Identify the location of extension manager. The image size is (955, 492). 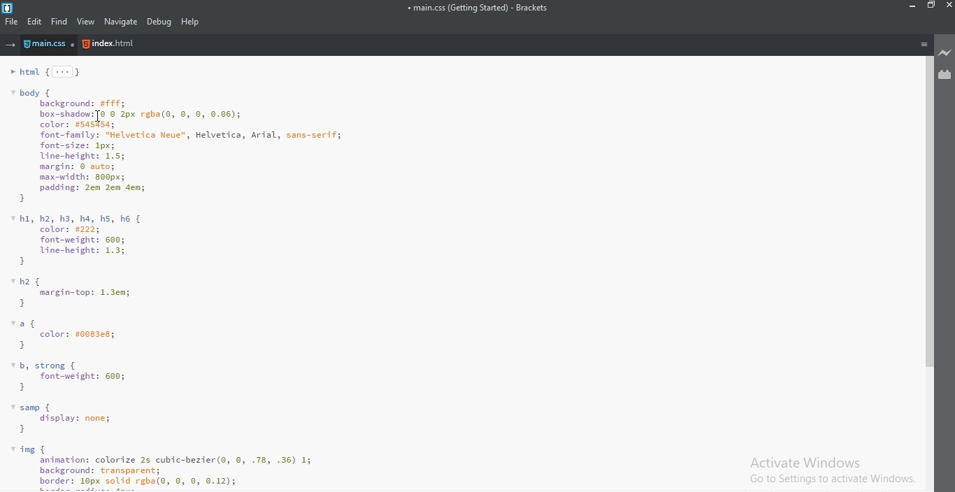
(945, 75).